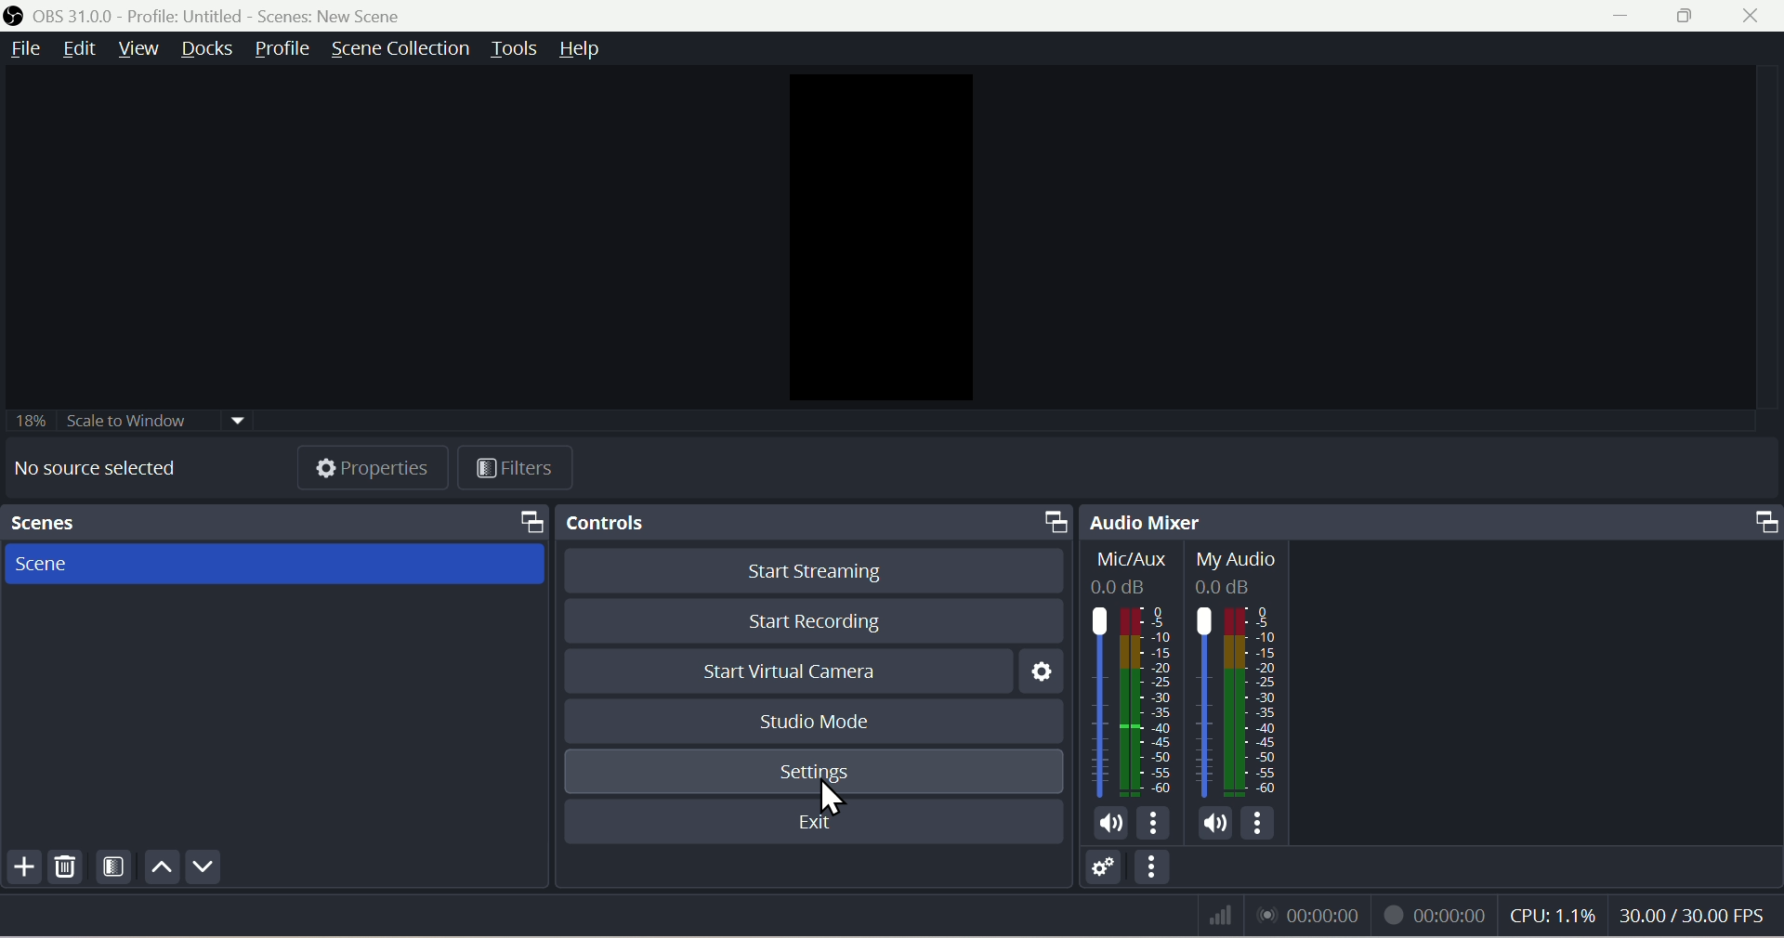 This screenshot has width=1784, height=938. I want to click on Help, so click(578, 49).